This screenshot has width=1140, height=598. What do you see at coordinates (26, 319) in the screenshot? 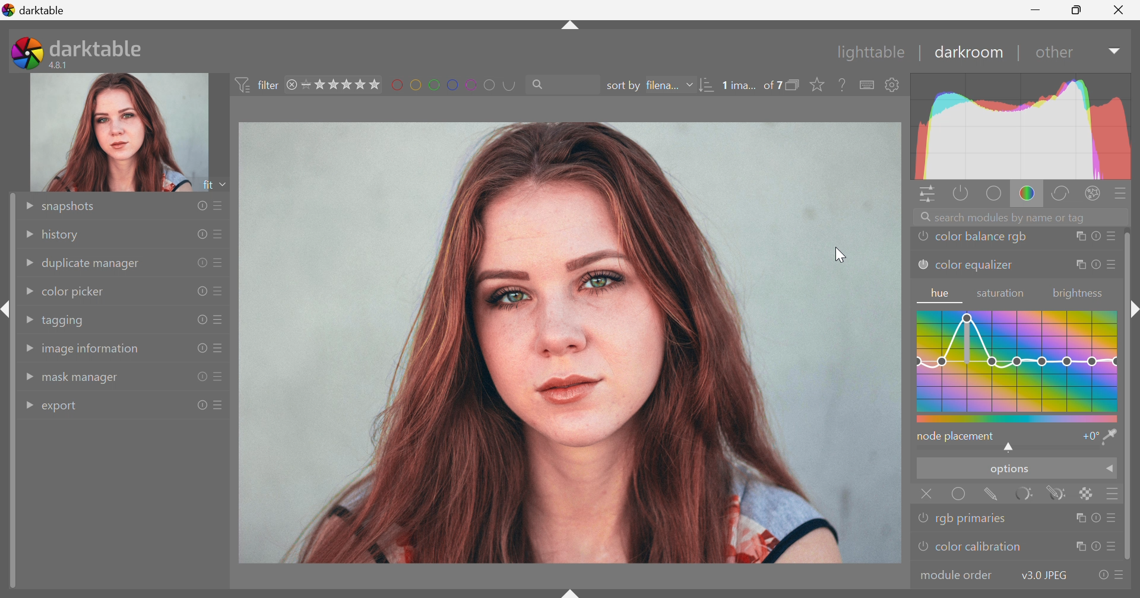
I see `Drop Down` at bounding box center [26, 319].